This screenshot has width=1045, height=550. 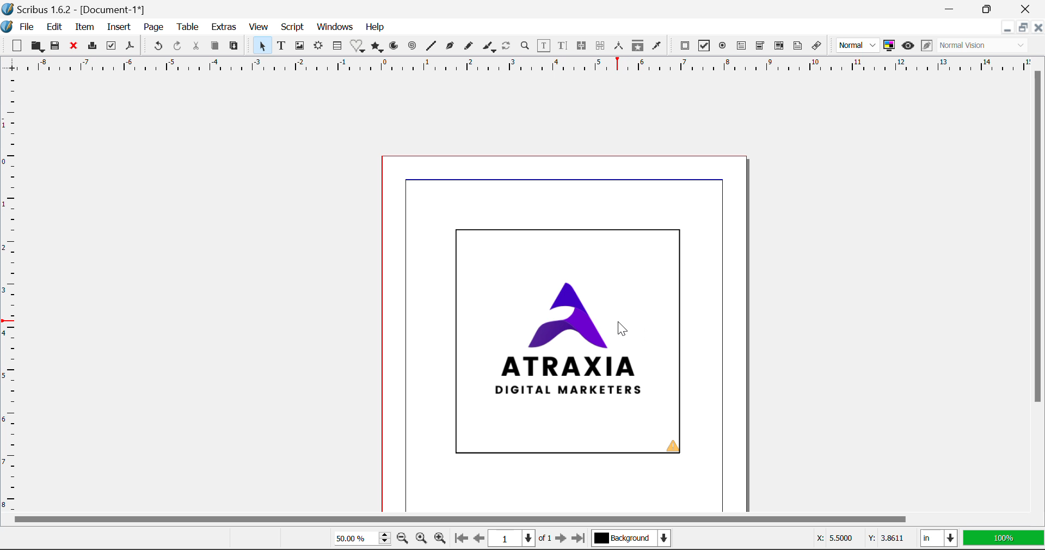 I want to click on Save, so click(x=56, y=47).